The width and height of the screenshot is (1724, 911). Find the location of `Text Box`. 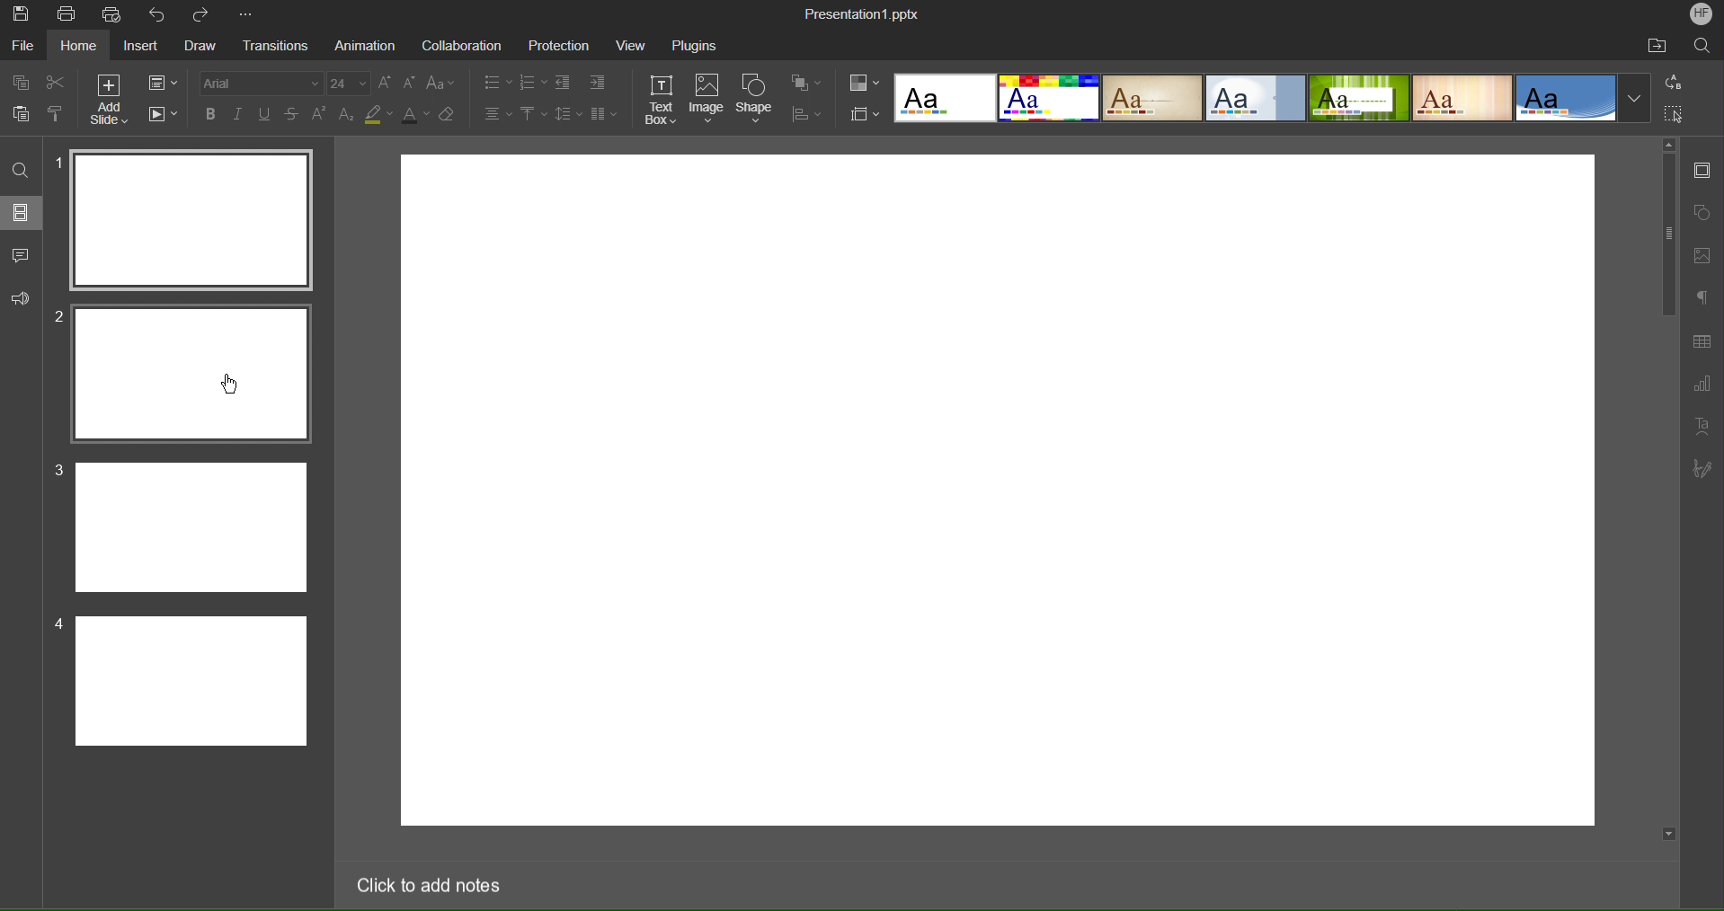

Text Box is located at coordinates (662, 101).